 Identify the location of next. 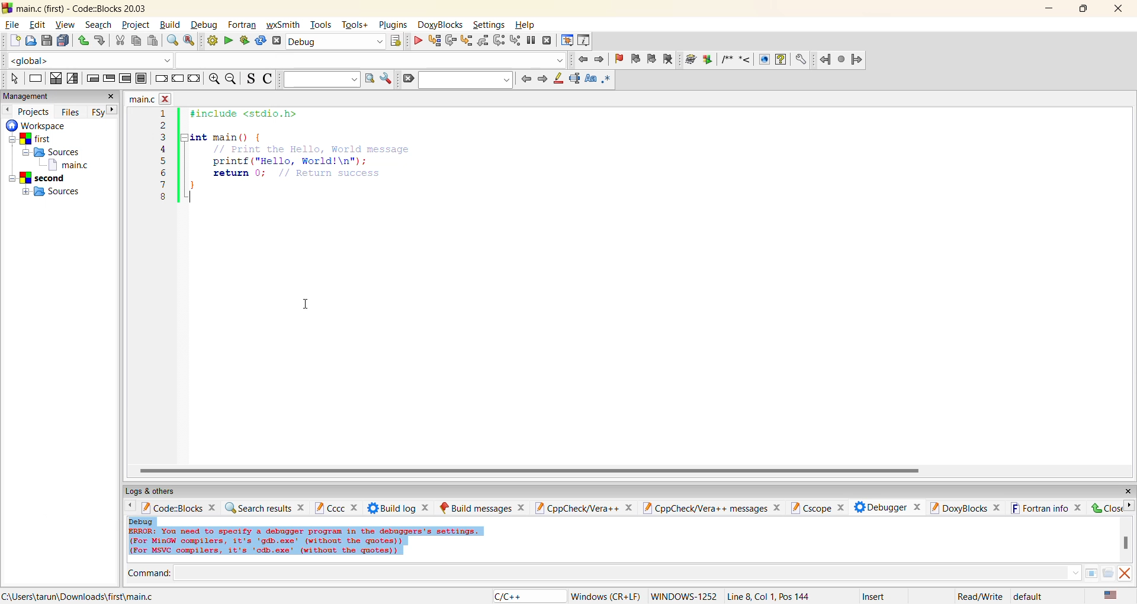
(112, 110).